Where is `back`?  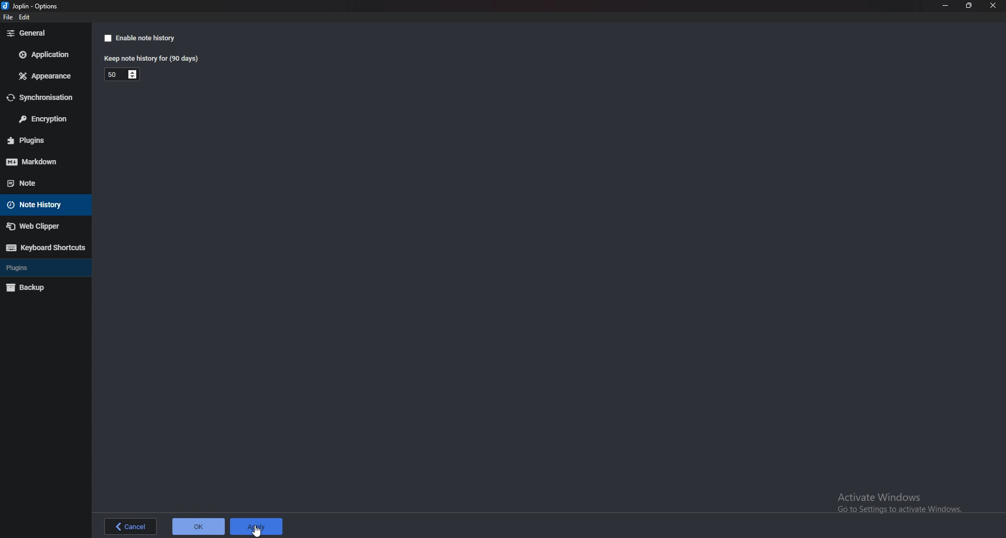
back is located at coordinates (130, 527).